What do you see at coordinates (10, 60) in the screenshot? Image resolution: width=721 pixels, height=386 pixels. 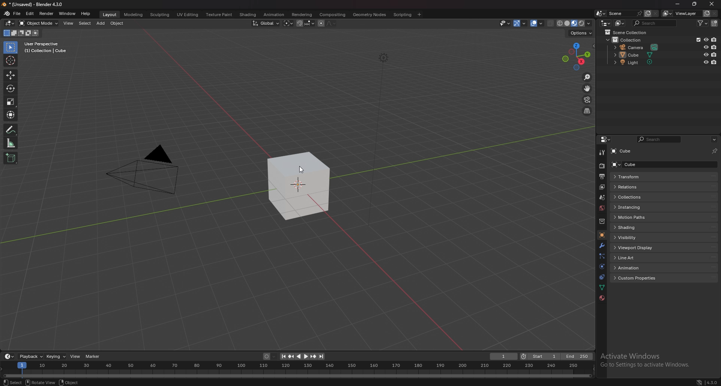 I see `cursor` at bounding box center [10, 60].